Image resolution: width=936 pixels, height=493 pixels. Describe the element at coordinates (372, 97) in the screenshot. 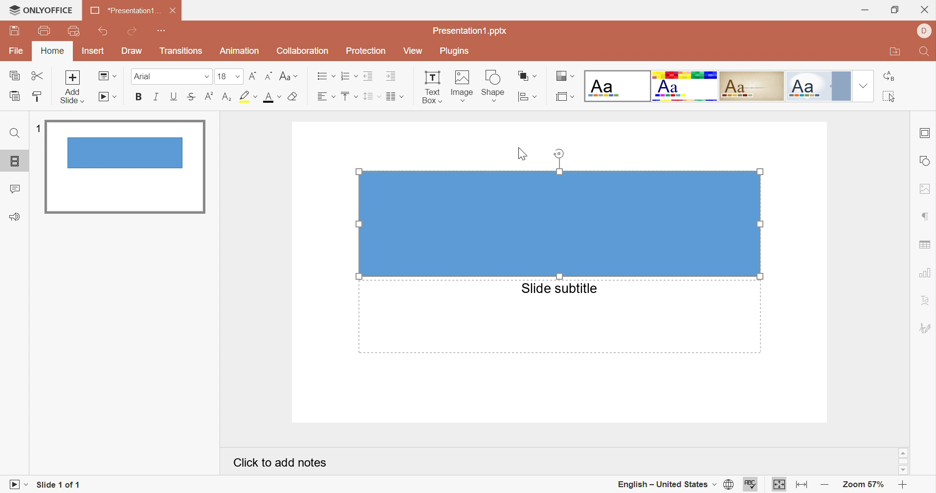

I see `Line spacing` at that location.